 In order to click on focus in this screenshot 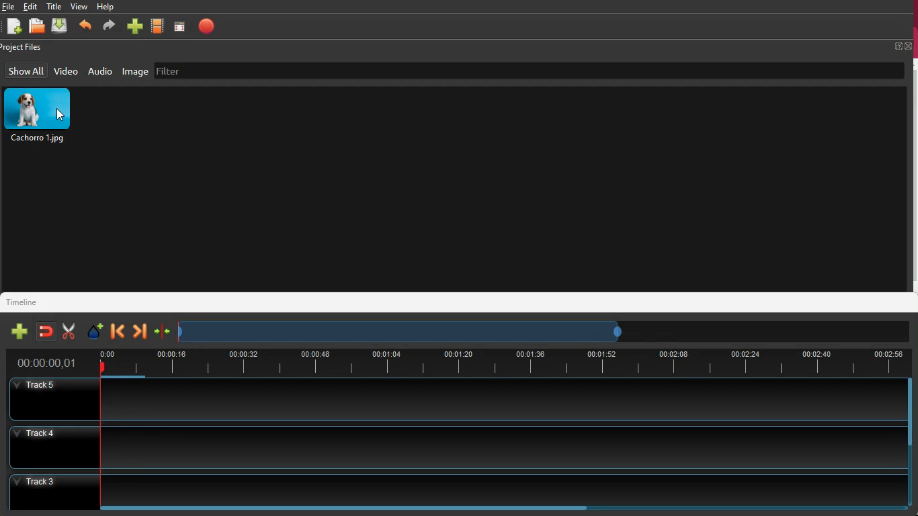, I will do `click(180, 26)`.